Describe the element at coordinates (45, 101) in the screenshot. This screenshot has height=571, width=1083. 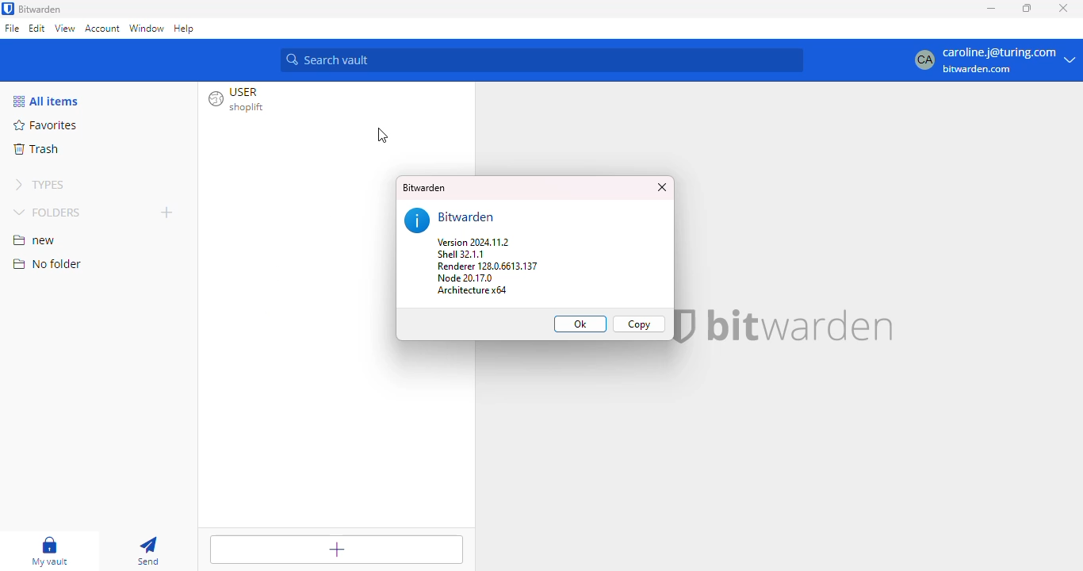
I see `all items` at that location.